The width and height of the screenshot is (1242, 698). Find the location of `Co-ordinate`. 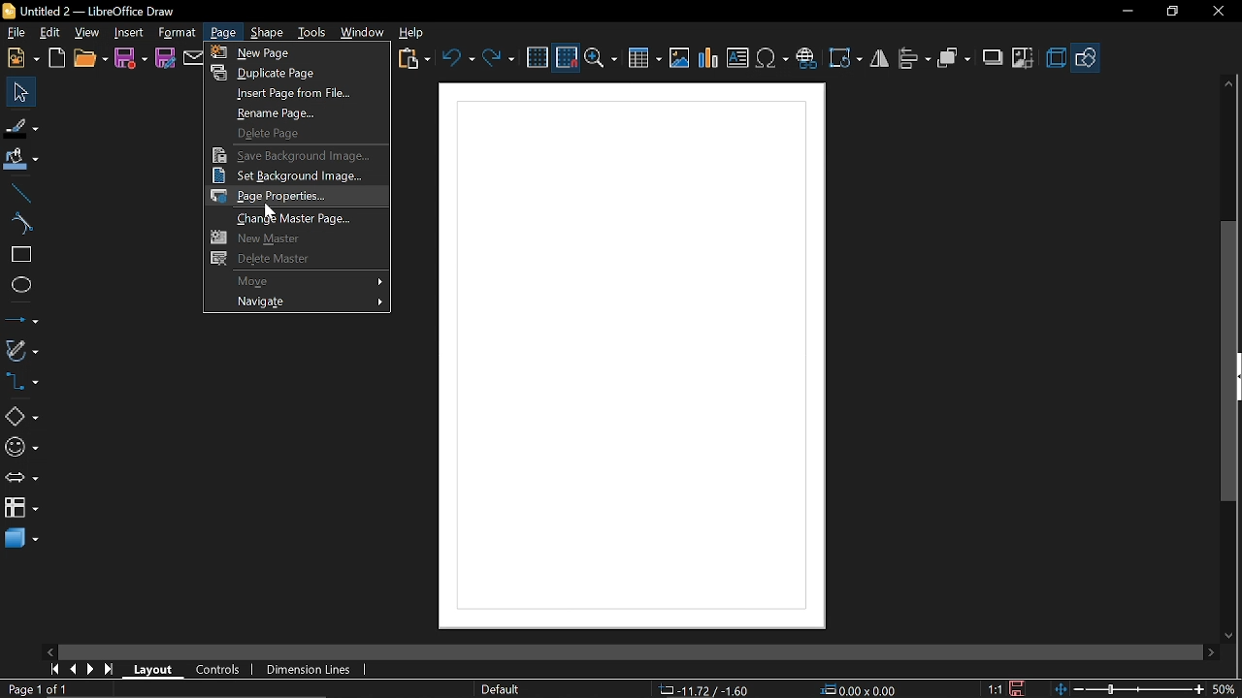

Co-ordinate is located at coordinates (703, 689).